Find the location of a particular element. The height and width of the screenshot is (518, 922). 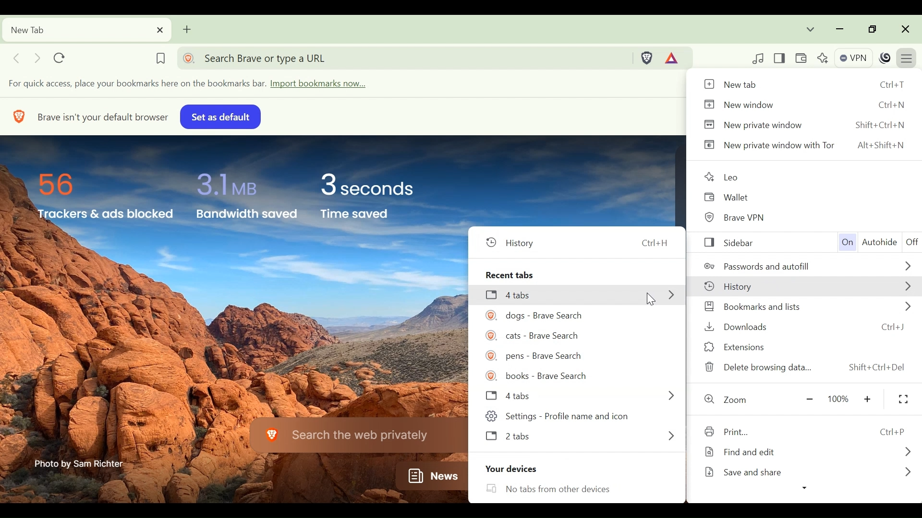

LO No tabs from other devices is located at coordinates (573, 488).